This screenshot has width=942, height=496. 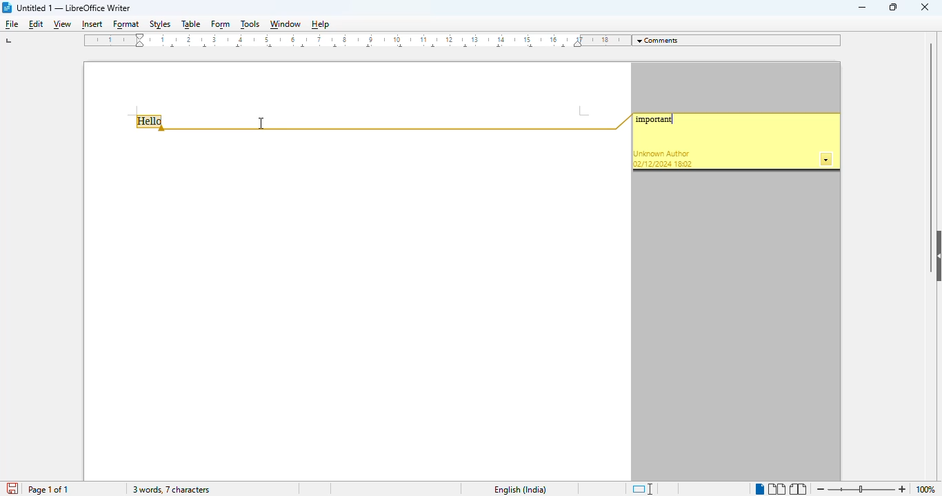 I want to click on multi-page view, so click(x=777, y=489).